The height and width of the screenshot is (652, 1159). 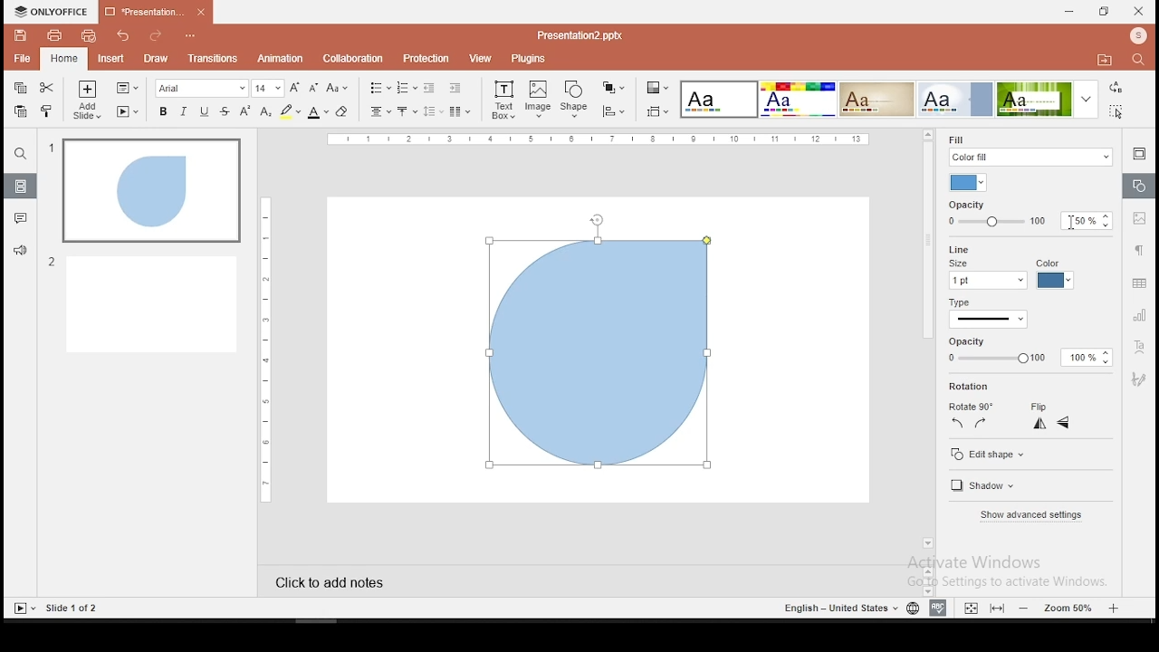 What do you see at coordinates (87, 101) in the screenshot?
I see `add slide` at bounding box center [87, 101].